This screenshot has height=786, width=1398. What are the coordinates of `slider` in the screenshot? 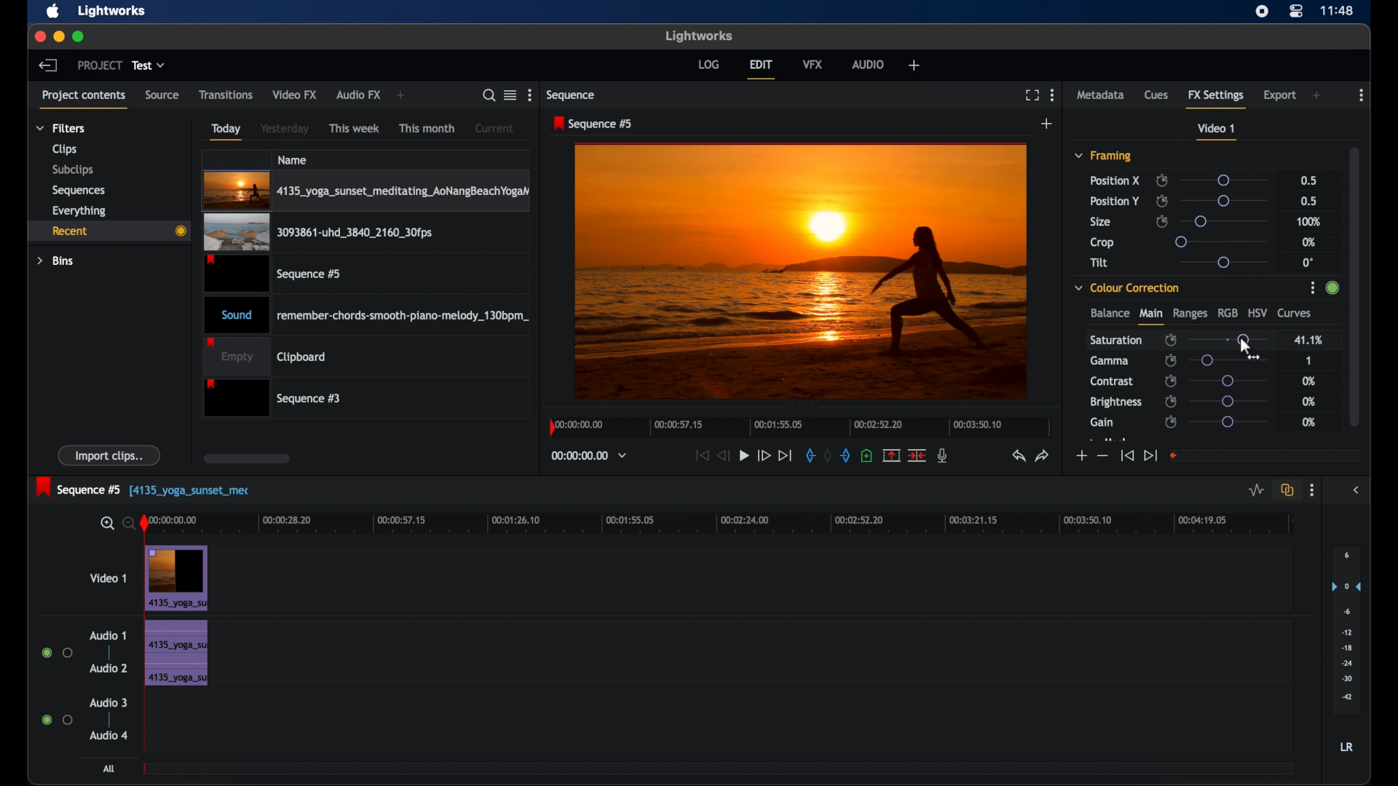 It's located at (1223, 262).